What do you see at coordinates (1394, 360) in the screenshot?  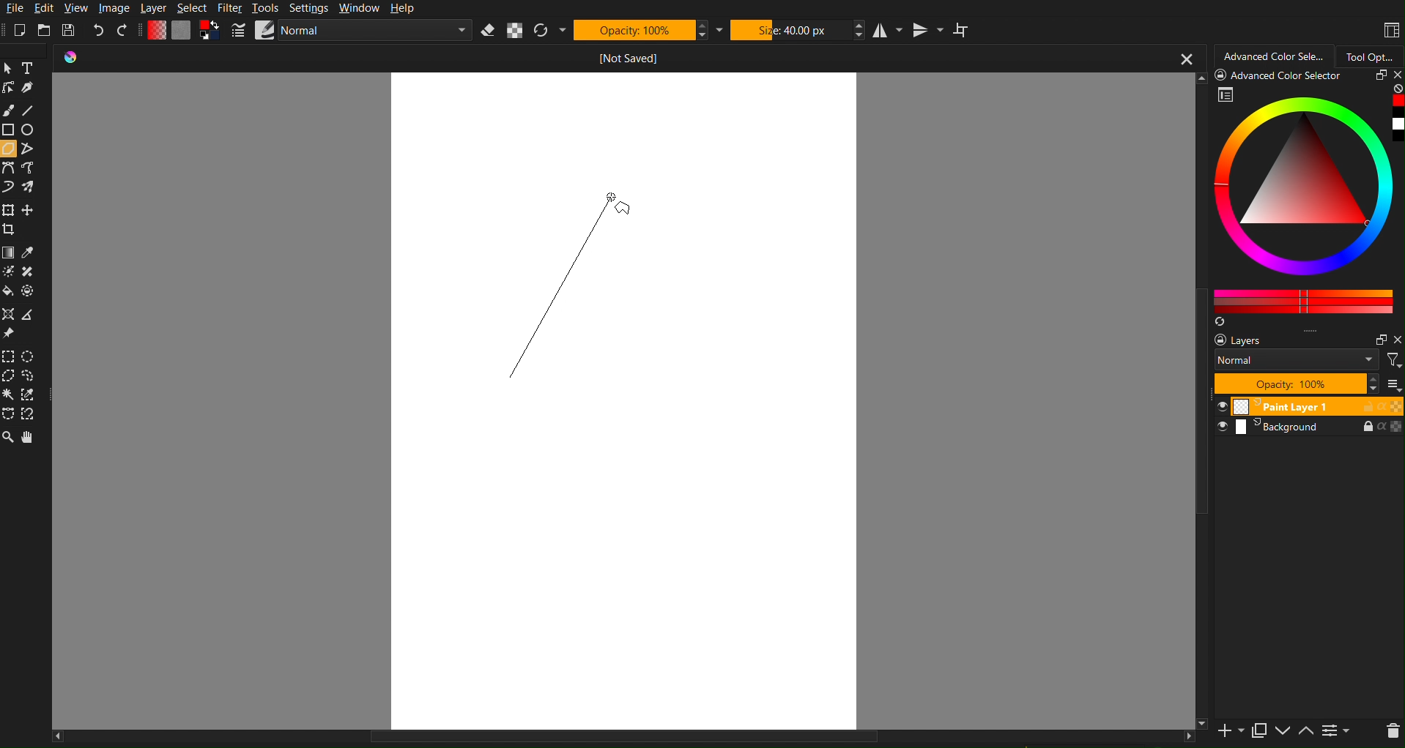 I see `filter` at bounding box center [1394, 360].